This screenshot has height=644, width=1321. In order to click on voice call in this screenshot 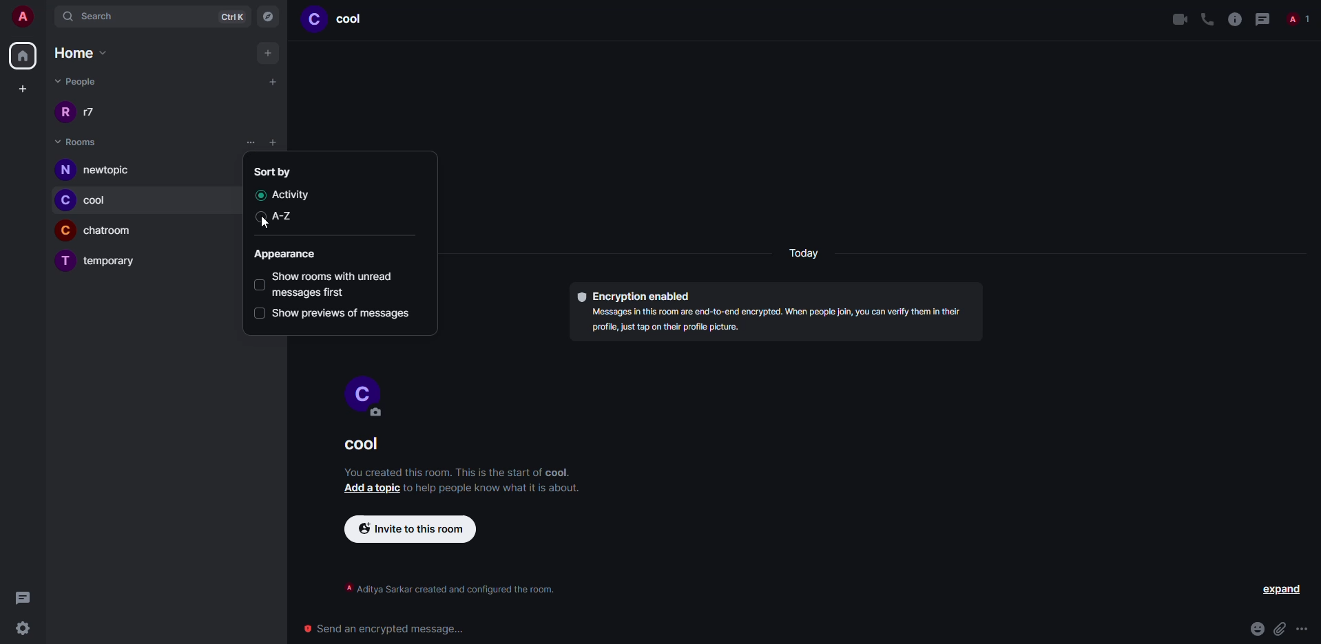, I will do `click(1207, 19)`.